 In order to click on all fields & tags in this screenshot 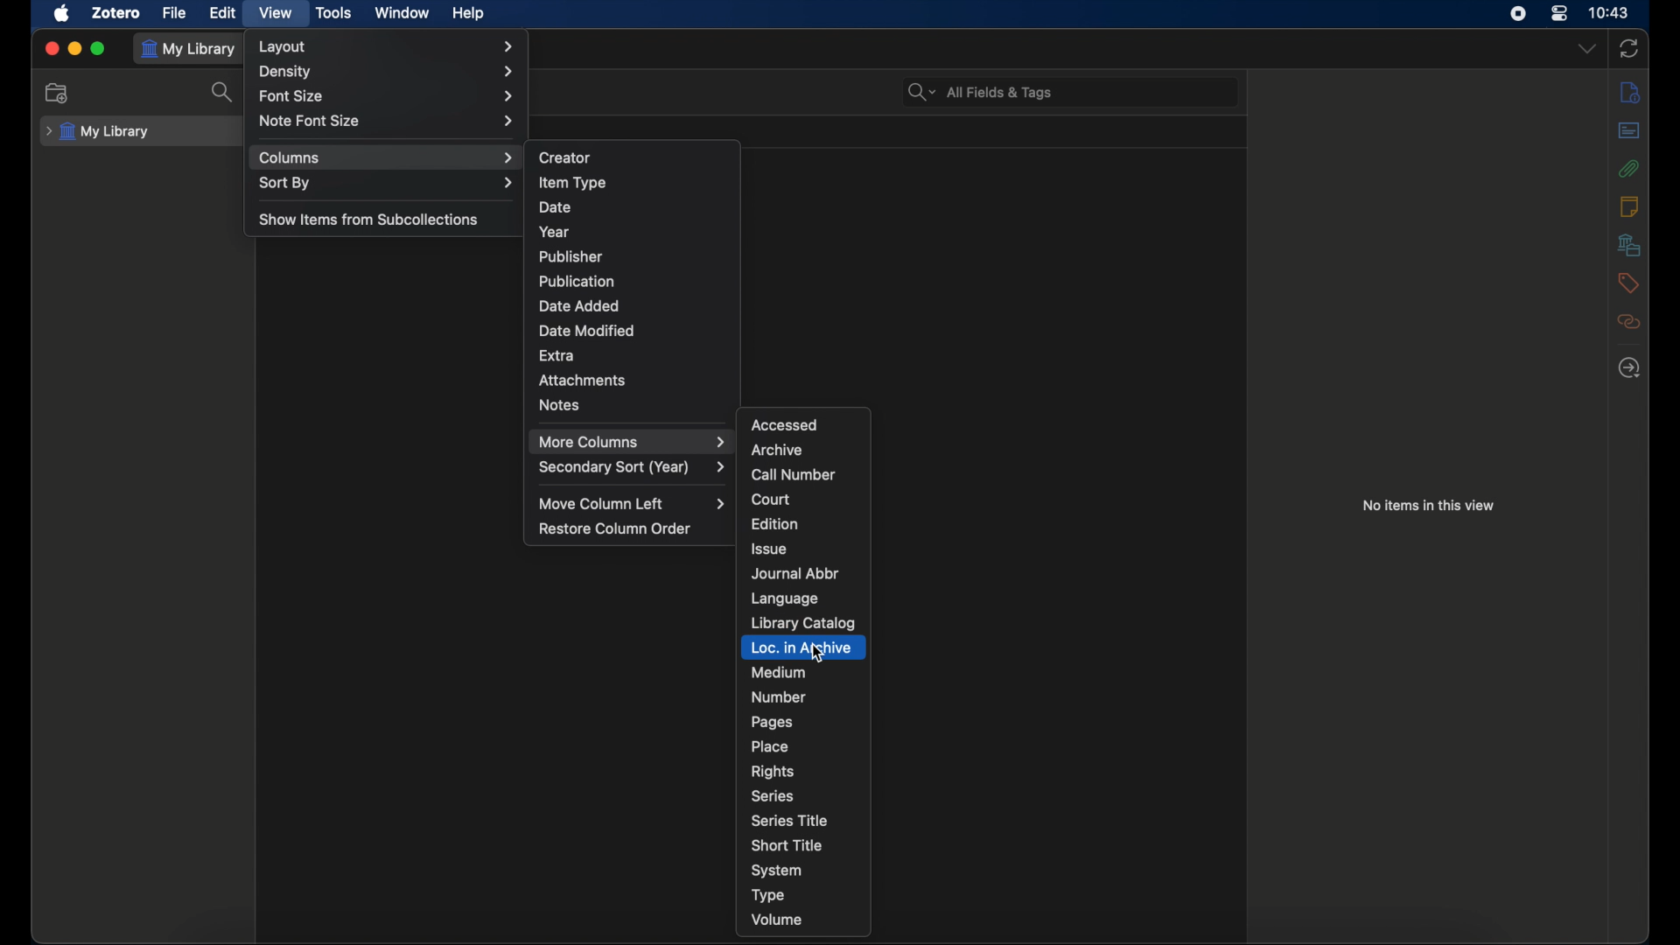, I will do `click(982, 91)`.